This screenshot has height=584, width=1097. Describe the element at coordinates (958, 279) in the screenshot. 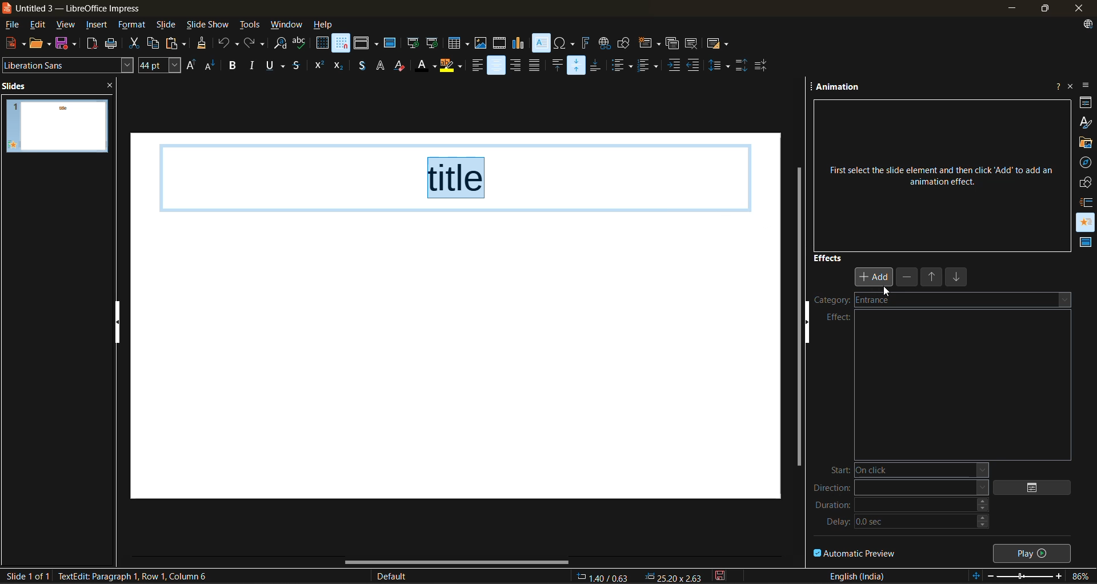

I see `move down` at that location.